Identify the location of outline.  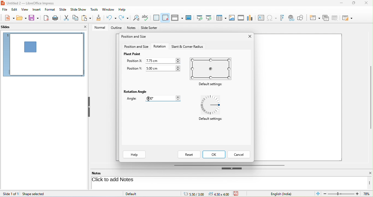
(115, 28).